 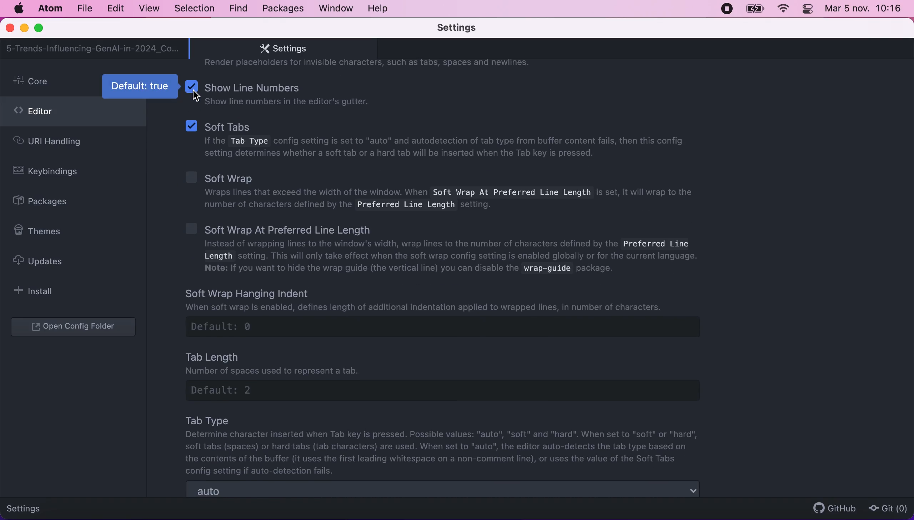 I want to click on tab length, so click(x=453, y=374).